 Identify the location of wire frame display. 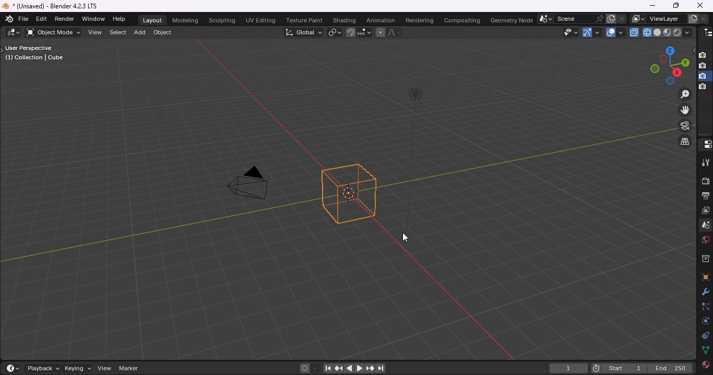
(647, 32).